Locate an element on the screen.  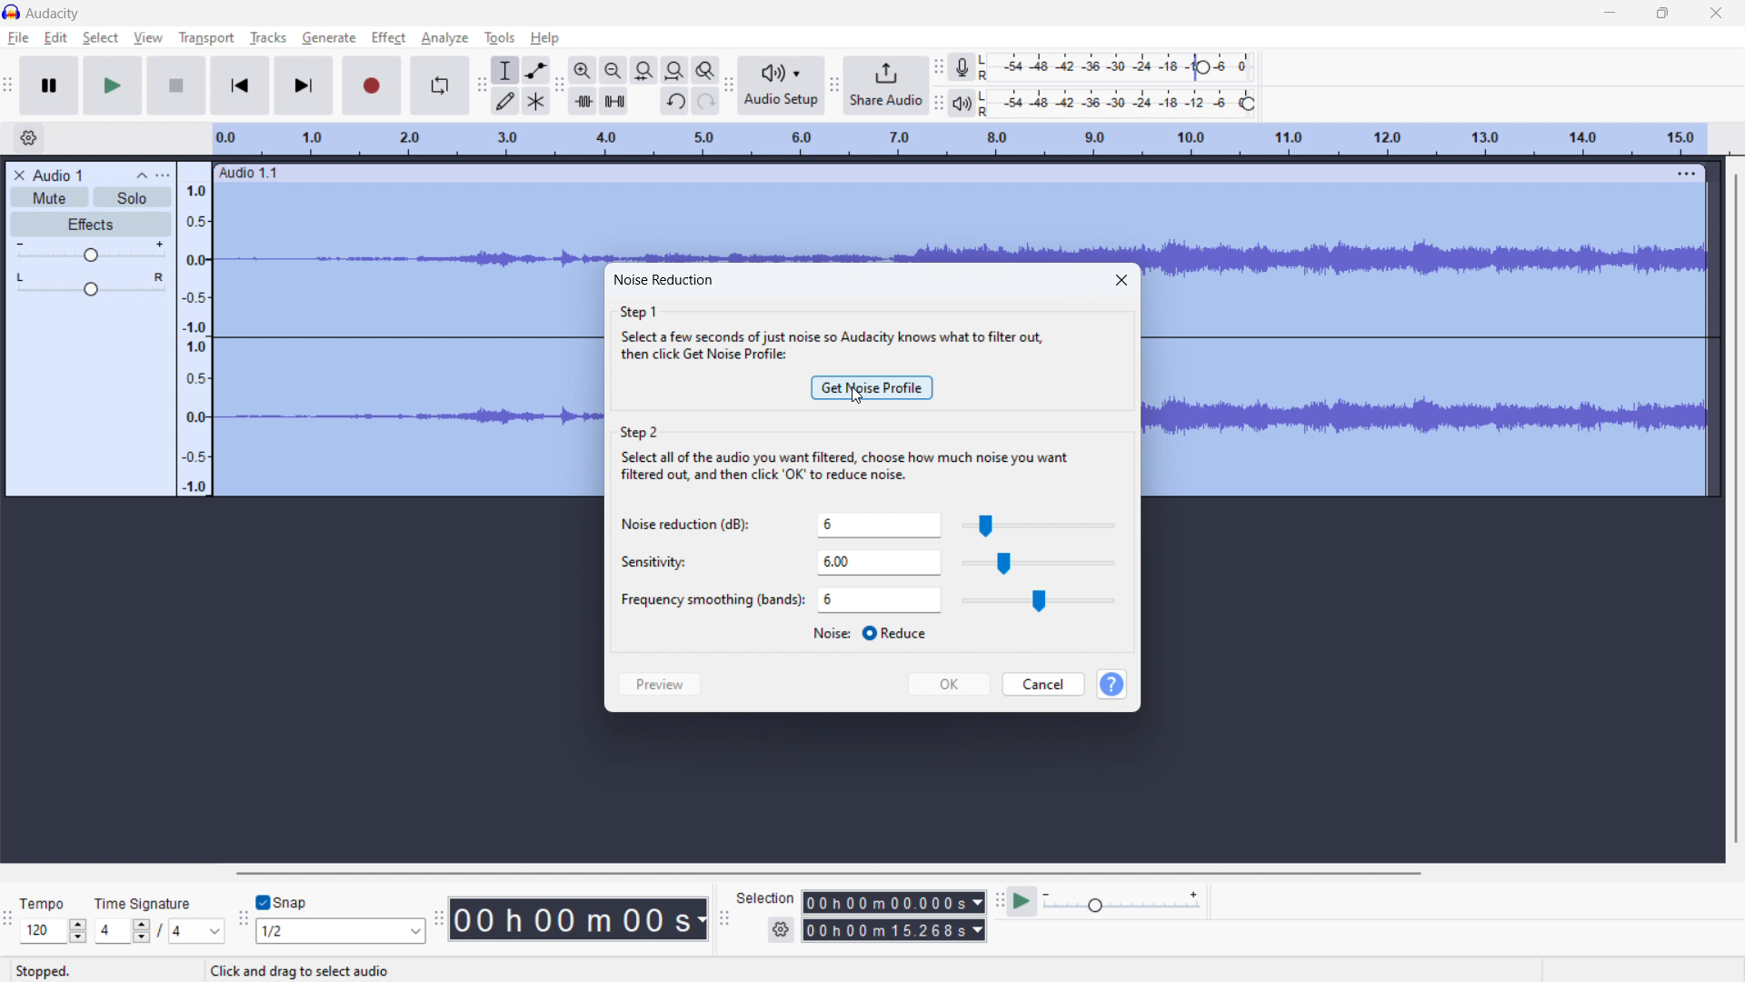
snapping toolbar is located at coordinates (244, 917).